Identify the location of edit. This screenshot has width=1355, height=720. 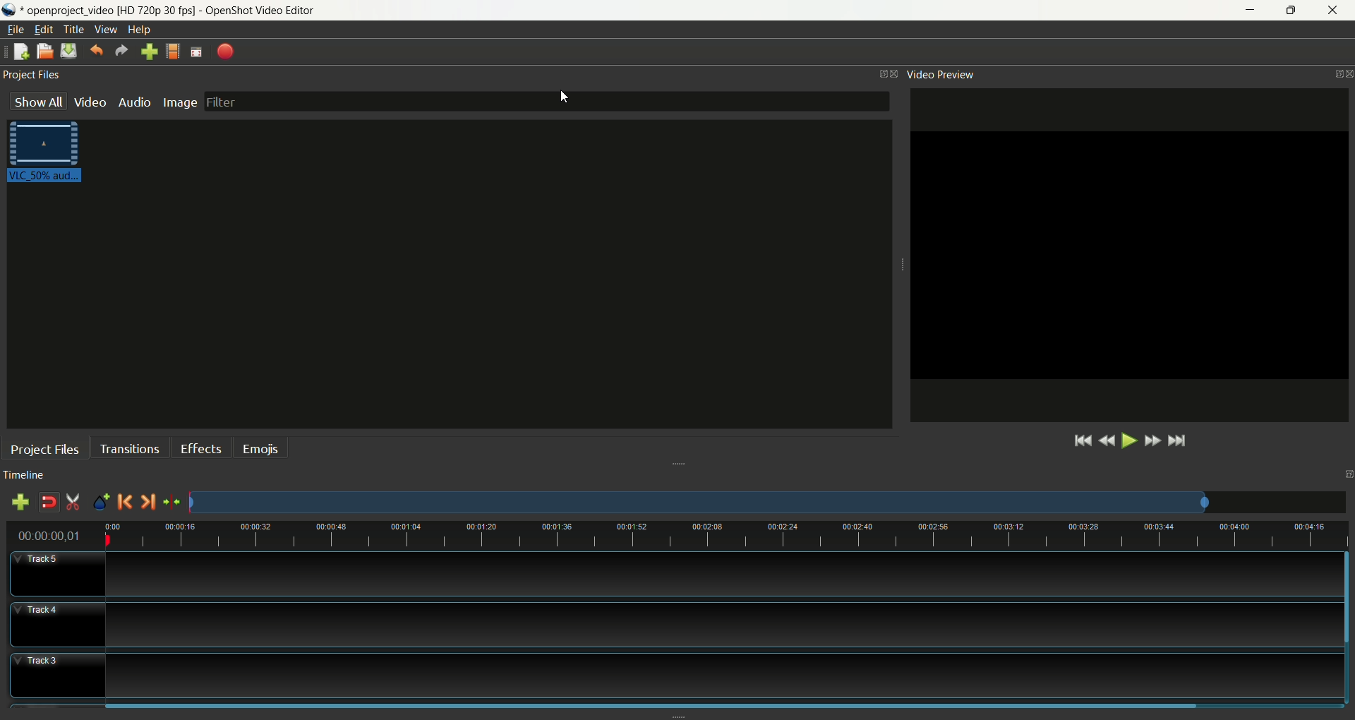
(42, 30).